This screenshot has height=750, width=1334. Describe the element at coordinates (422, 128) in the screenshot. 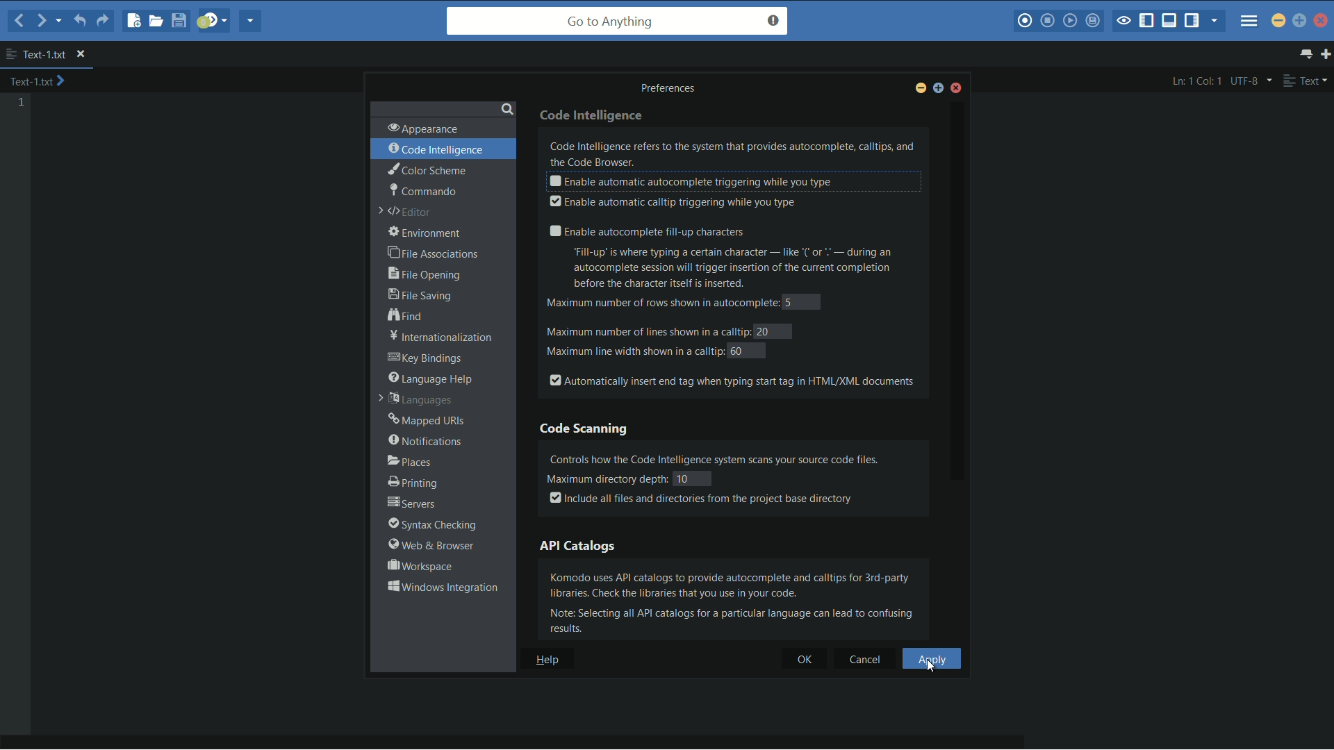

I see `appearance` at that location.